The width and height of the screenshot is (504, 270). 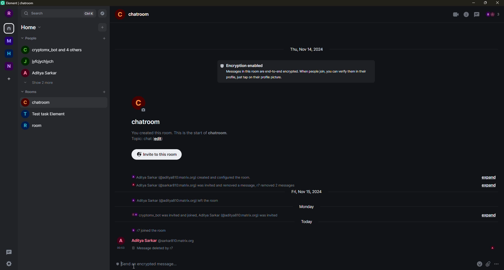 What do you see at coordinates (104, 91) in the screenshot?
I see `add` at bounding box center [104, 91].